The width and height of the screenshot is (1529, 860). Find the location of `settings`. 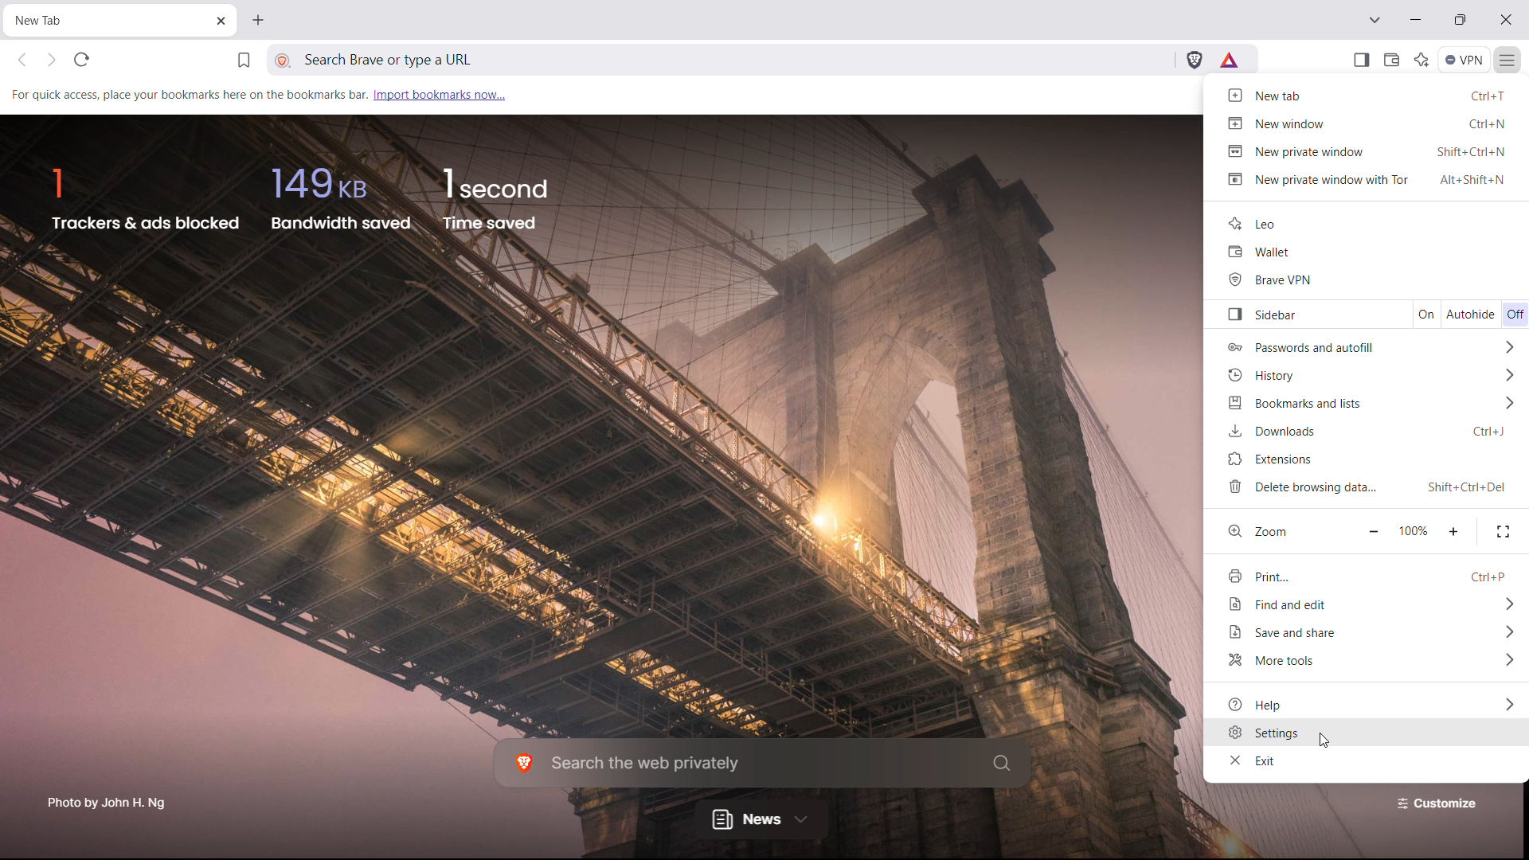

settings is located at coordinates (1365, 733).